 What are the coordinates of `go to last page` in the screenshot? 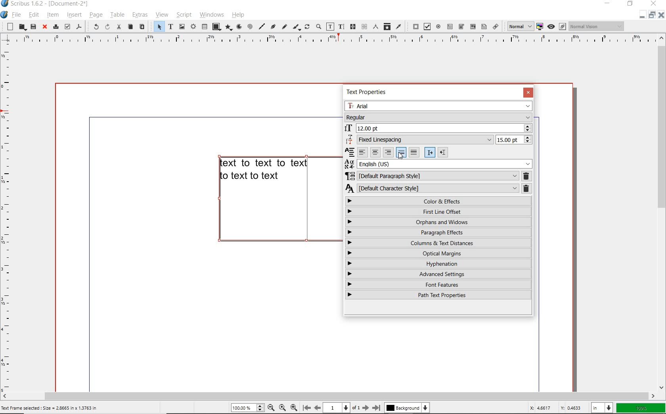 It's located at (377, 406).